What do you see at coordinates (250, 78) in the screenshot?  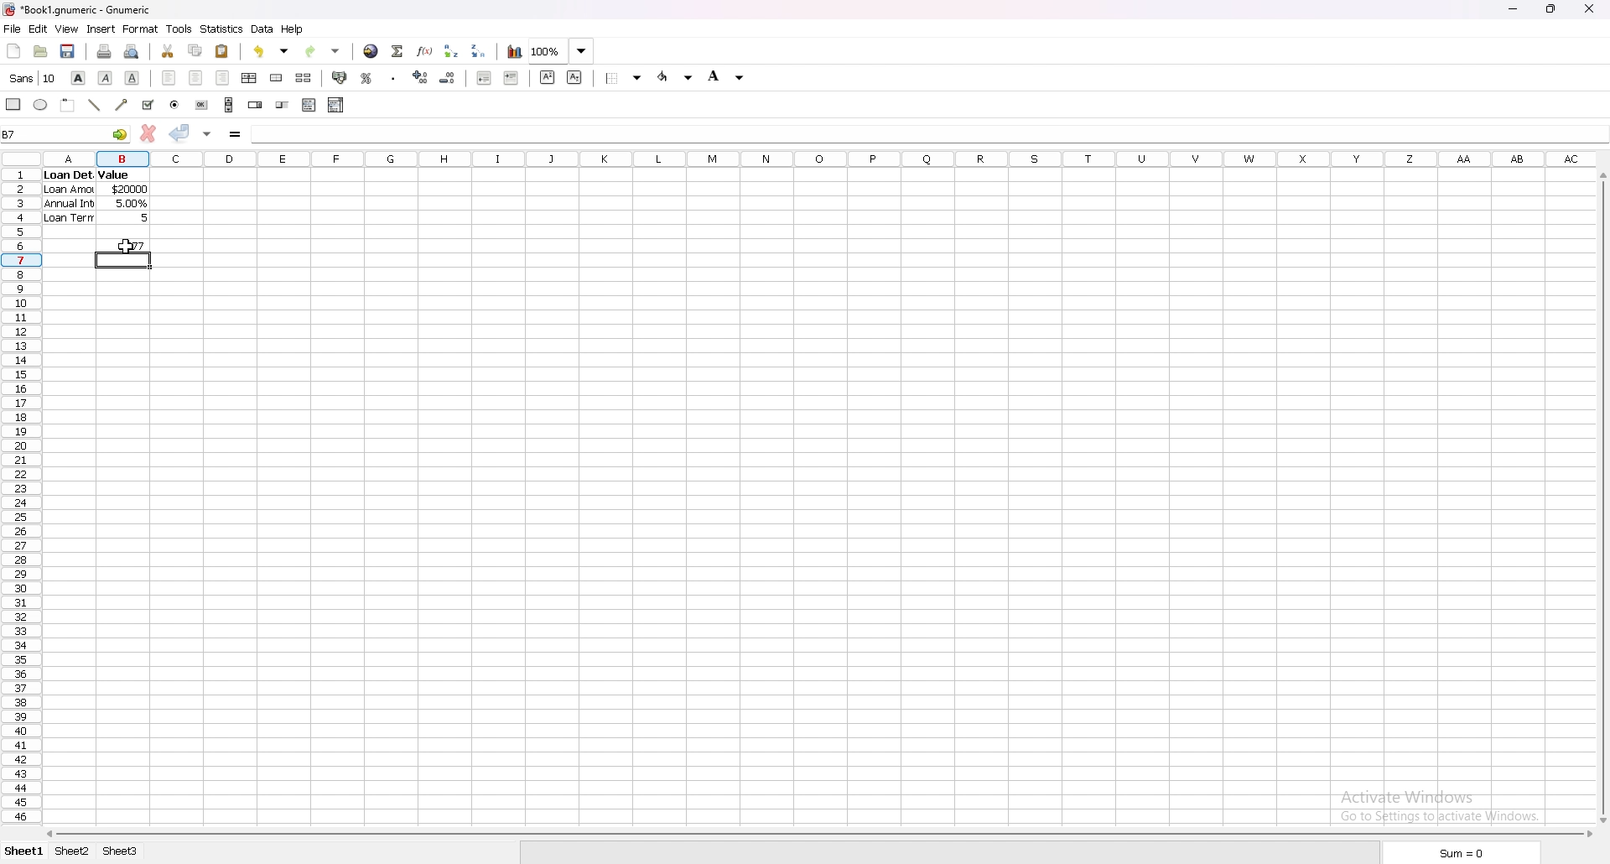 I see `centre horizontally` at bounding box center [250, 78].